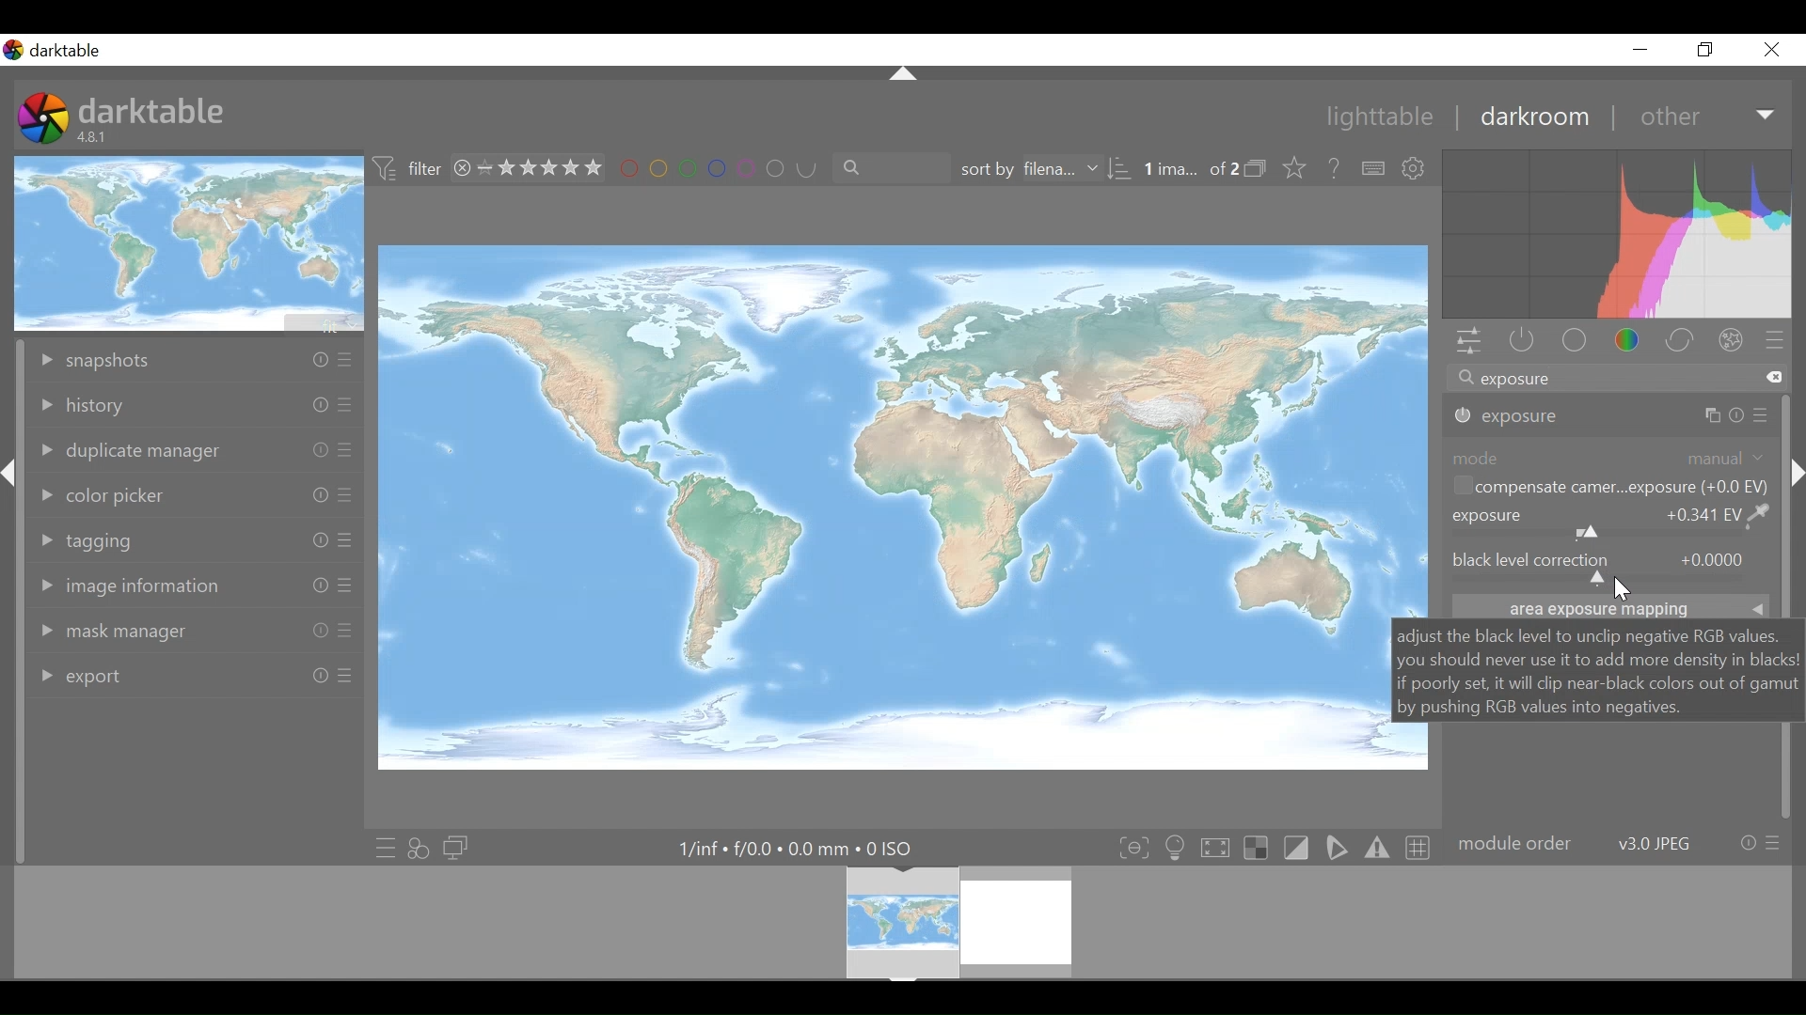 The height and width of the screenshot is (1015, 1806). What do you see at coordinates (195, 676) in the screenshot?
I see `export` at bounding box center [195, 676].